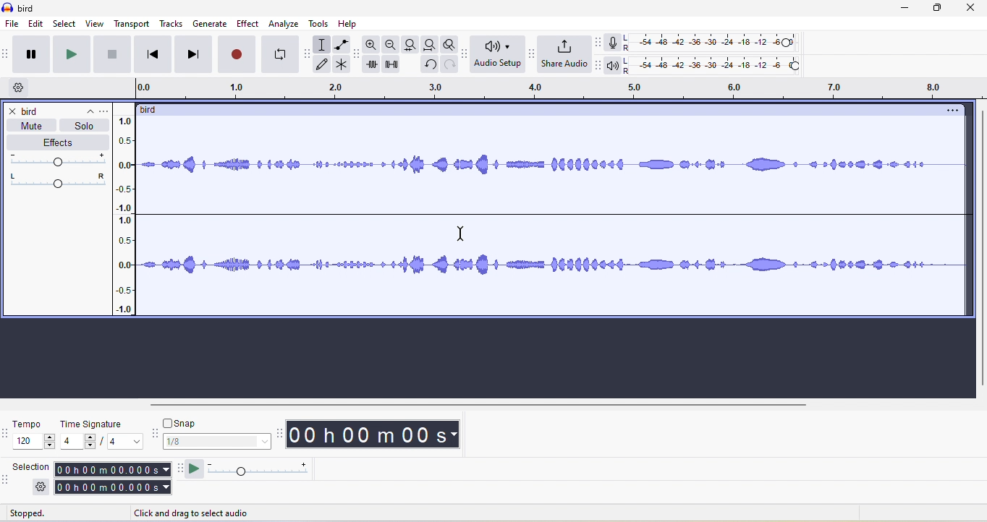  Describe the element at coordinates (321, 25) in the screenshot. I see `tools` at that location.